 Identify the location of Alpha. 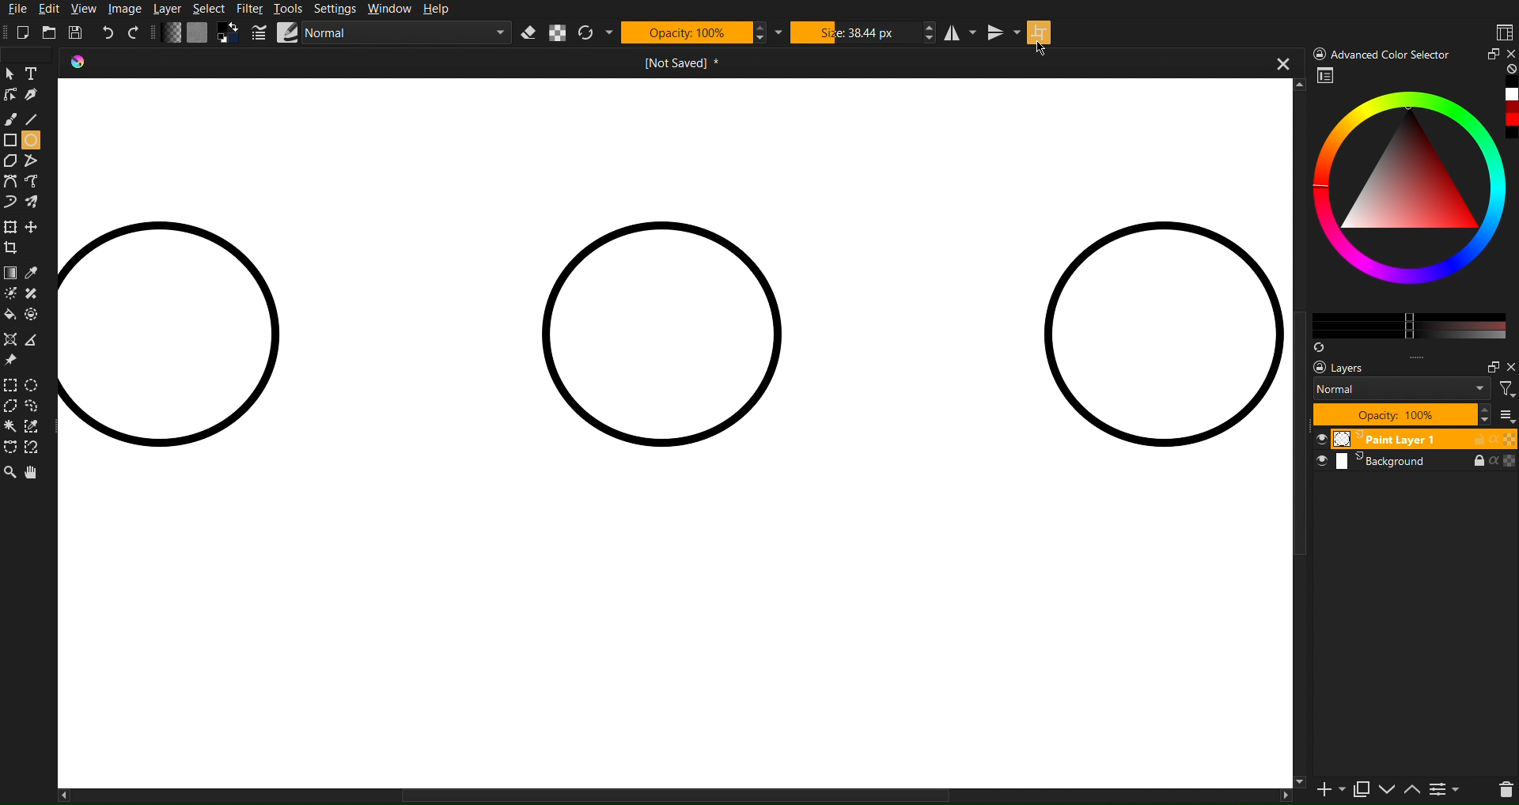
(558, 34).